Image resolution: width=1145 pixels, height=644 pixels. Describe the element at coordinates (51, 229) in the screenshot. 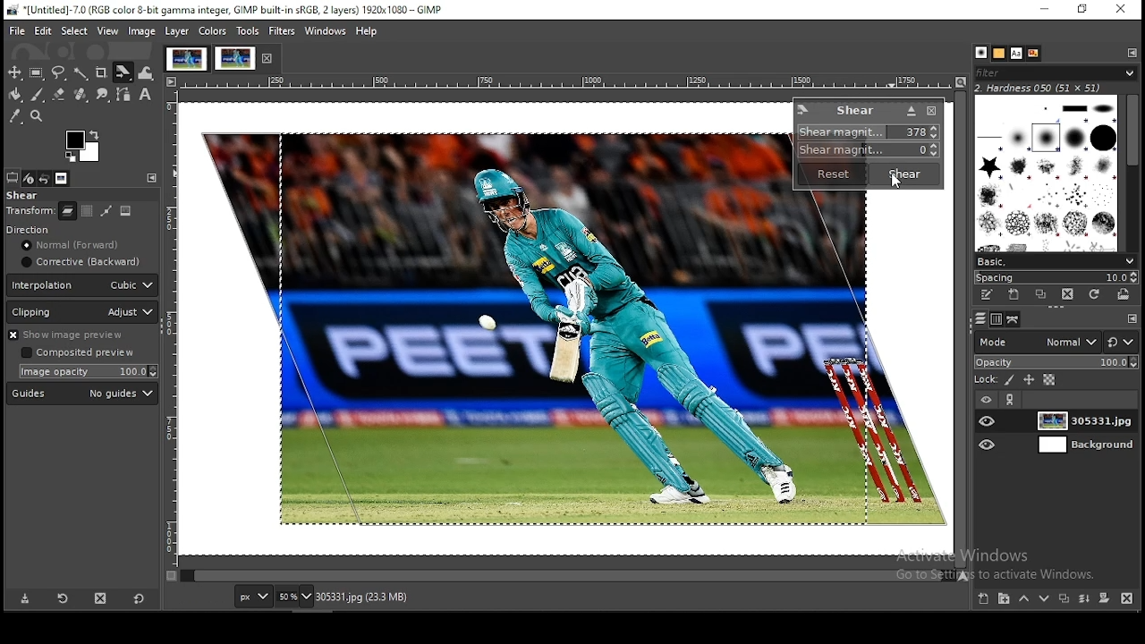

I see `direction` at that location.